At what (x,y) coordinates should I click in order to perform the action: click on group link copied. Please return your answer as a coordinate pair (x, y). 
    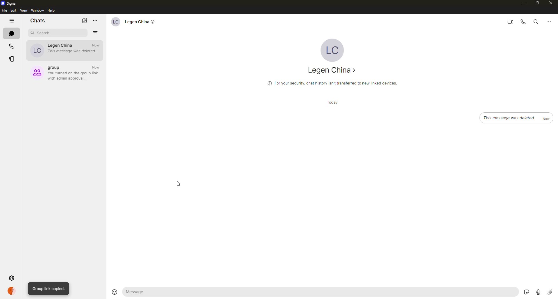
    Looking at the image, I should click on (49, 289).